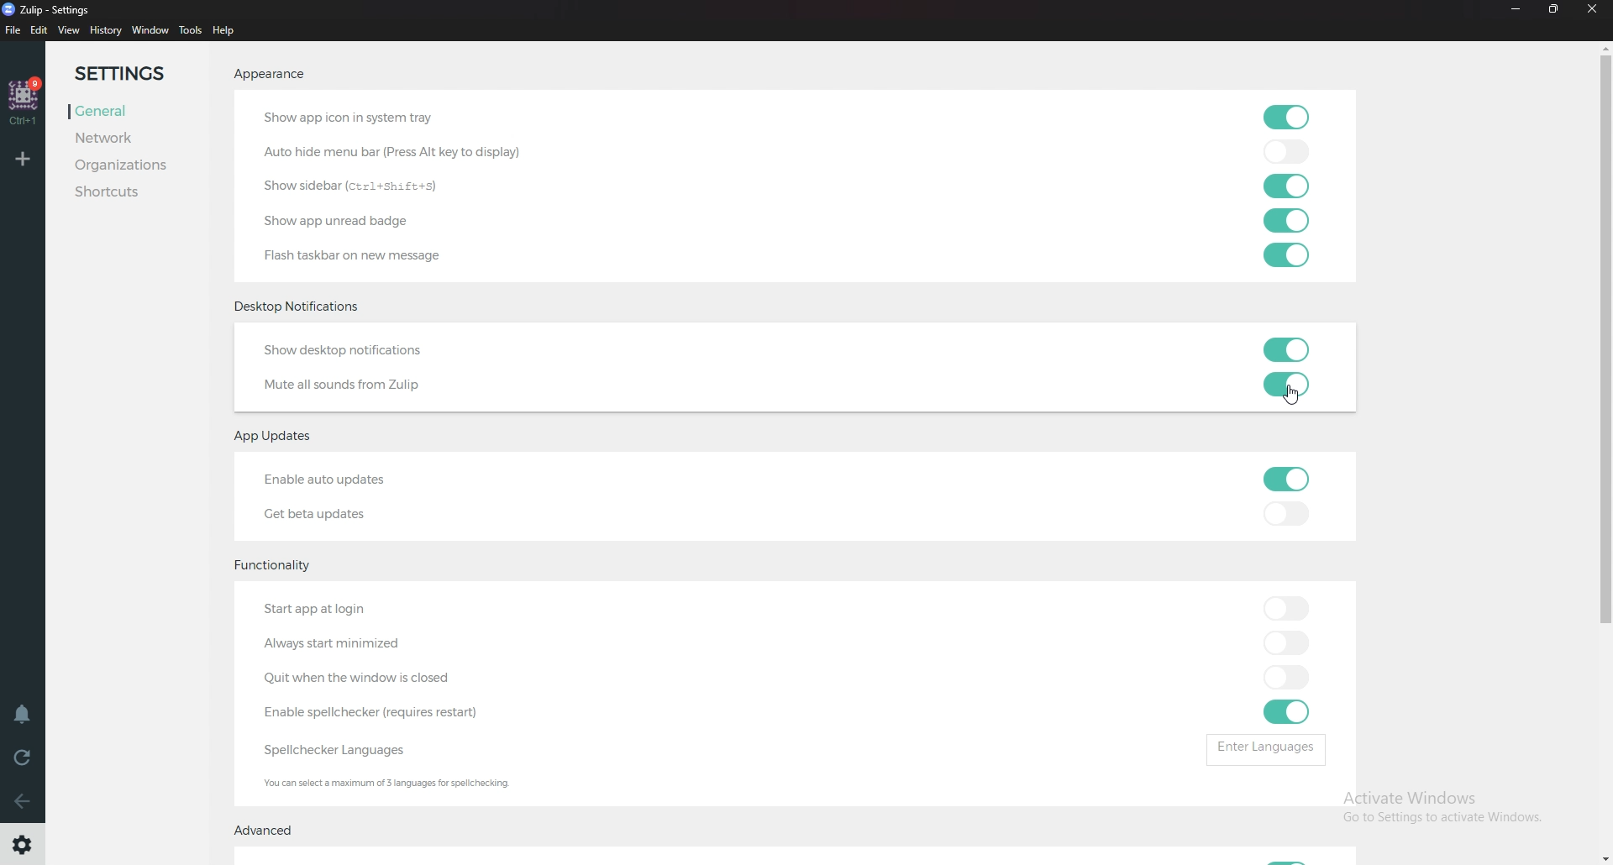  I want to click on Advanced, so click(271, 833).